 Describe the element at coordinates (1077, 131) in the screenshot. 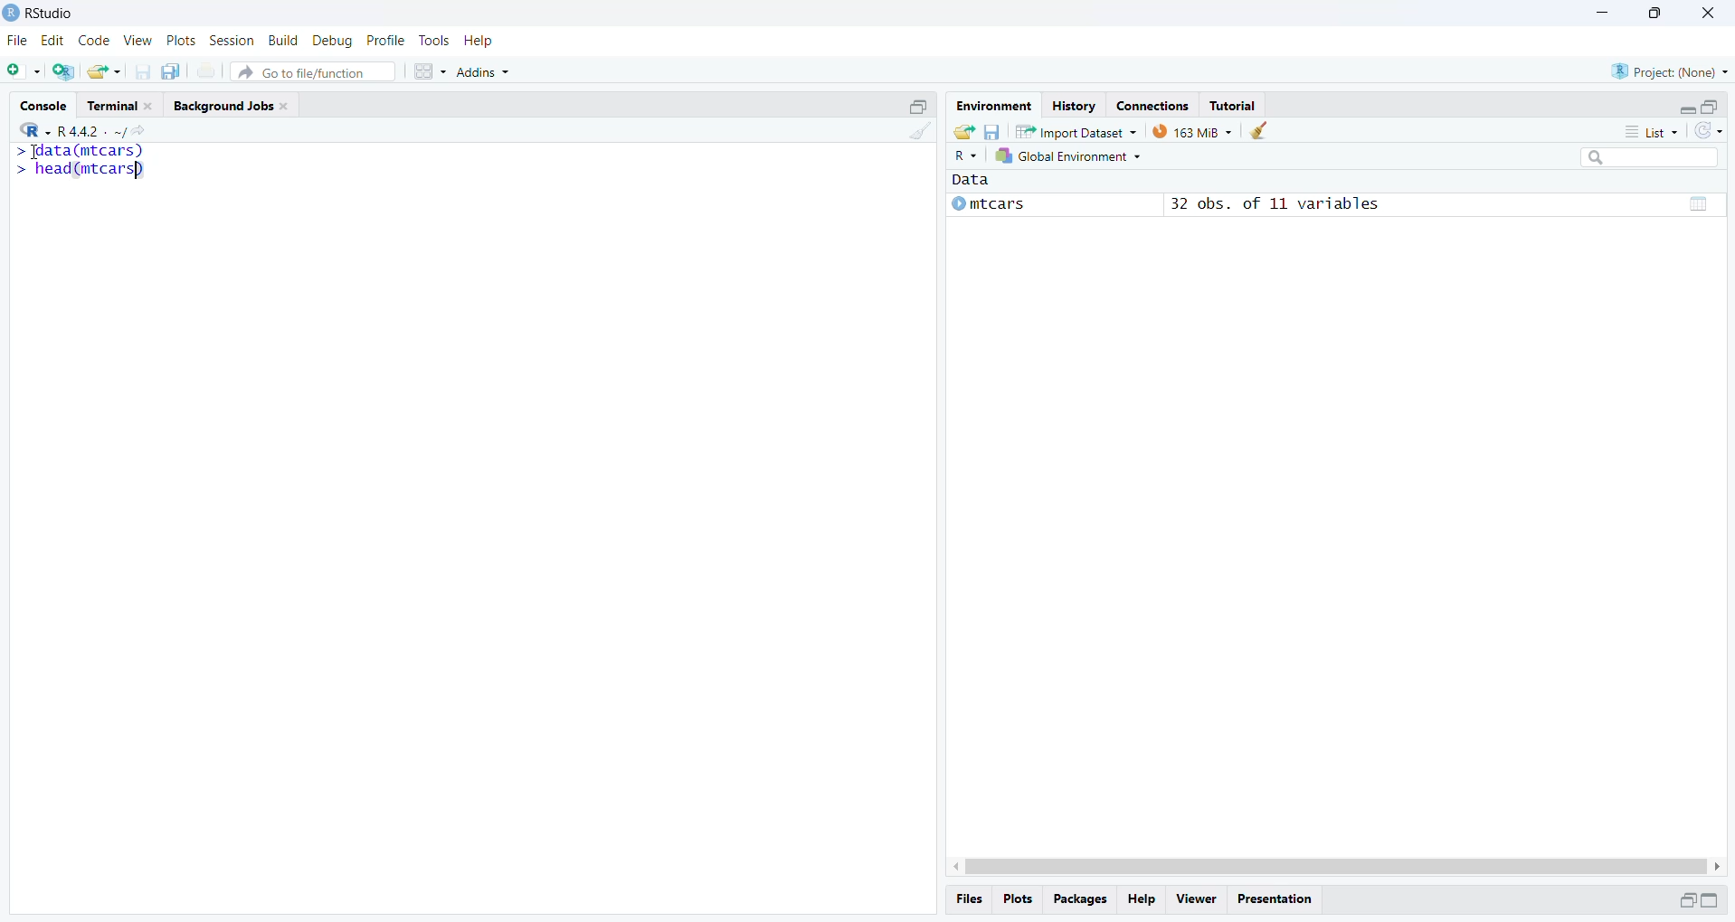

I see `Import Dataset` at that location.